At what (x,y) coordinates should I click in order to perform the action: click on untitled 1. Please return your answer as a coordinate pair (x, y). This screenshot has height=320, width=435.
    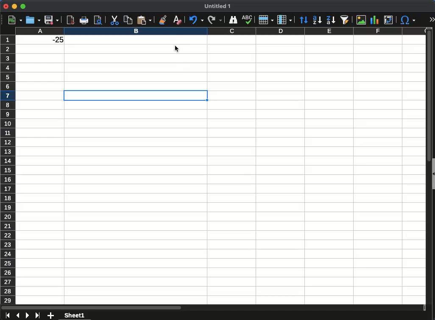
    Looking at the image, I should click on (217, 6).